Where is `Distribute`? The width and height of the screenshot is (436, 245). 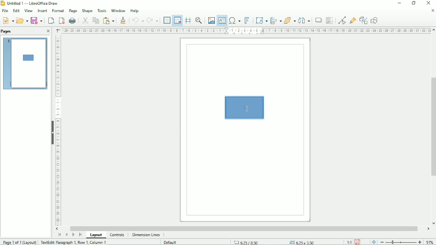
Distribute is located at coordinates (305, 20).